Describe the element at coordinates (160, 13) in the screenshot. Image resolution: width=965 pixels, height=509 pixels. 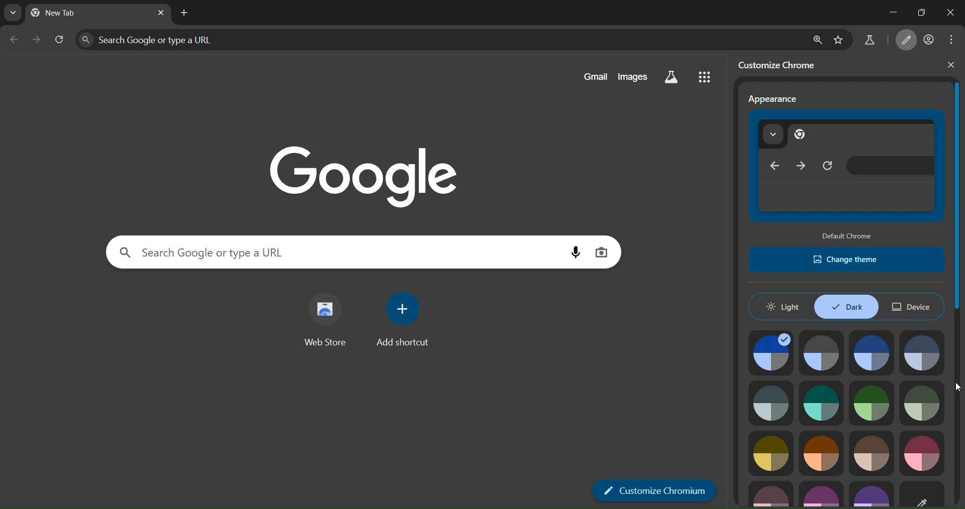
I see `close tab` at that location.